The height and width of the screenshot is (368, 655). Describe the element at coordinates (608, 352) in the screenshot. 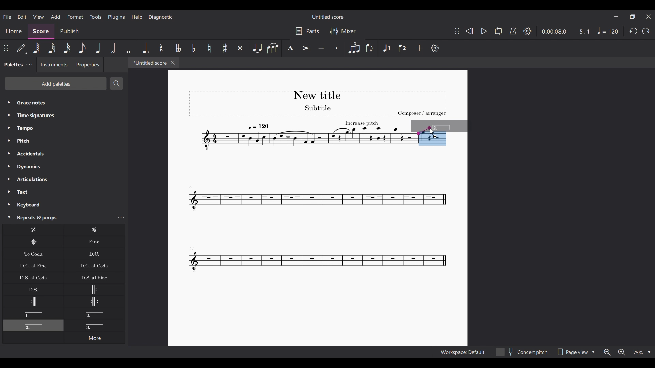

I see `Zoom out` at that location.